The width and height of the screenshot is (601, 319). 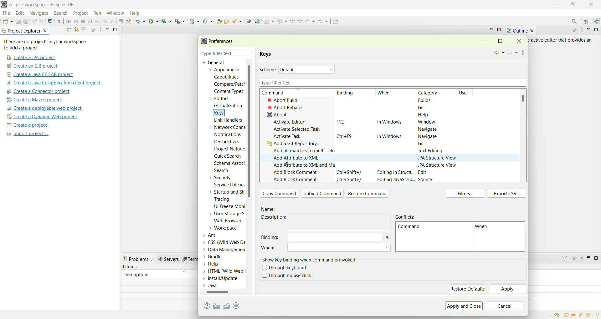 What do you see at coordinates (590, 30) in the screenshot?
I see `minimize` at bounding box center [590, 30].